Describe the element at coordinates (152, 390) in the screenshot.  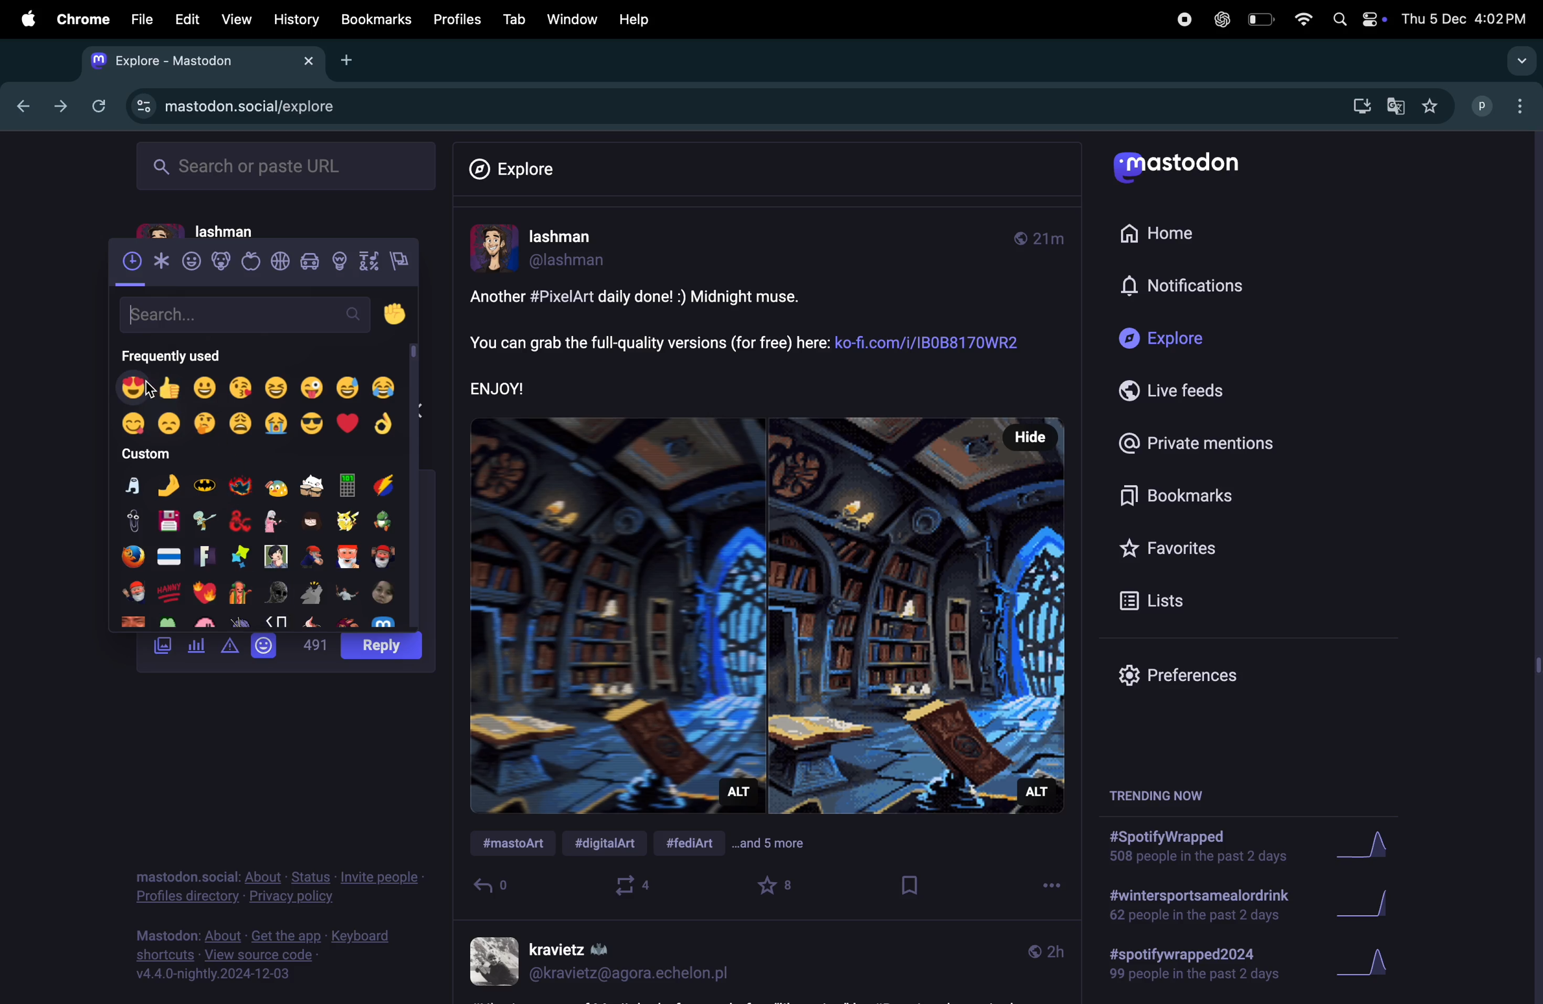
I see `Cursor` at that location.